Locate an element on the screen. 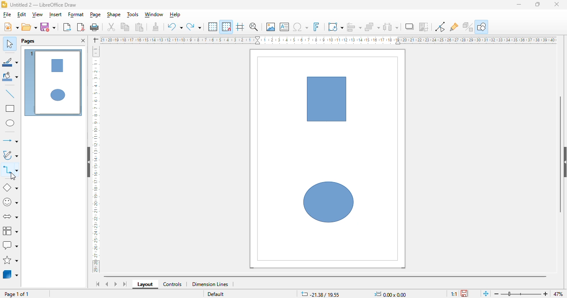 This screenshot has width=567, height=298. rectangle is located at coordinates (10, 108).